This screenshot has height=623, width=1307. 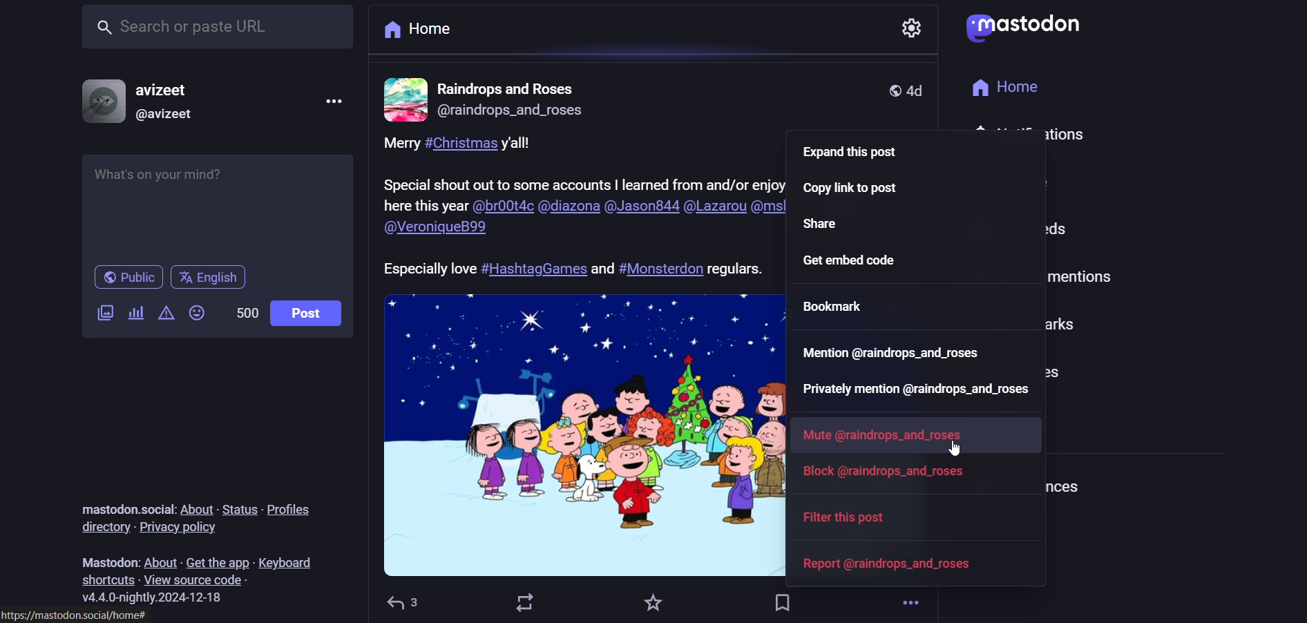 I want to click on view source code, so click(x=195, y=580).